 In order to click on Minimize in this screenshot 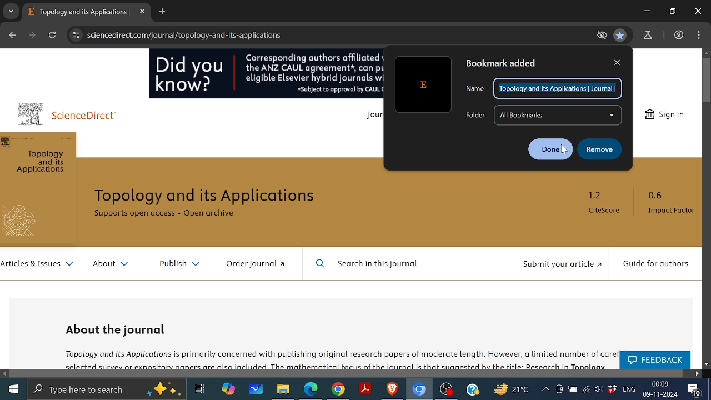, I will do `click(647, 11)`.